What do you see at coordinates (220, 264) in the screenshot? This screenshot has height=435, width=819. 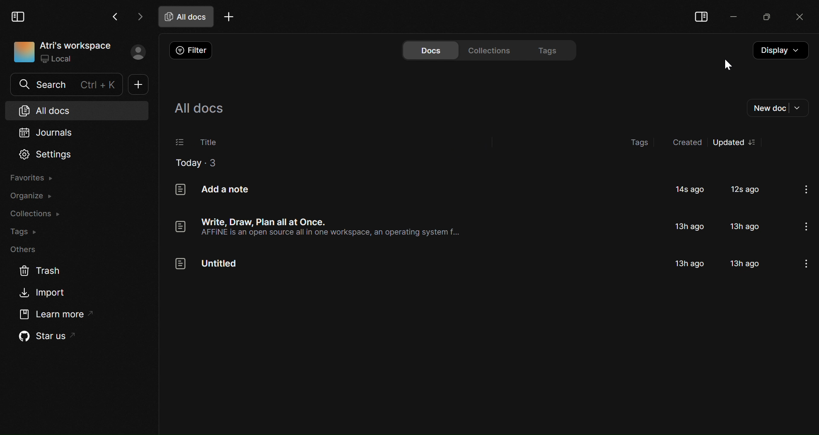 I see `Untitled` at bounding box center [220, 264].